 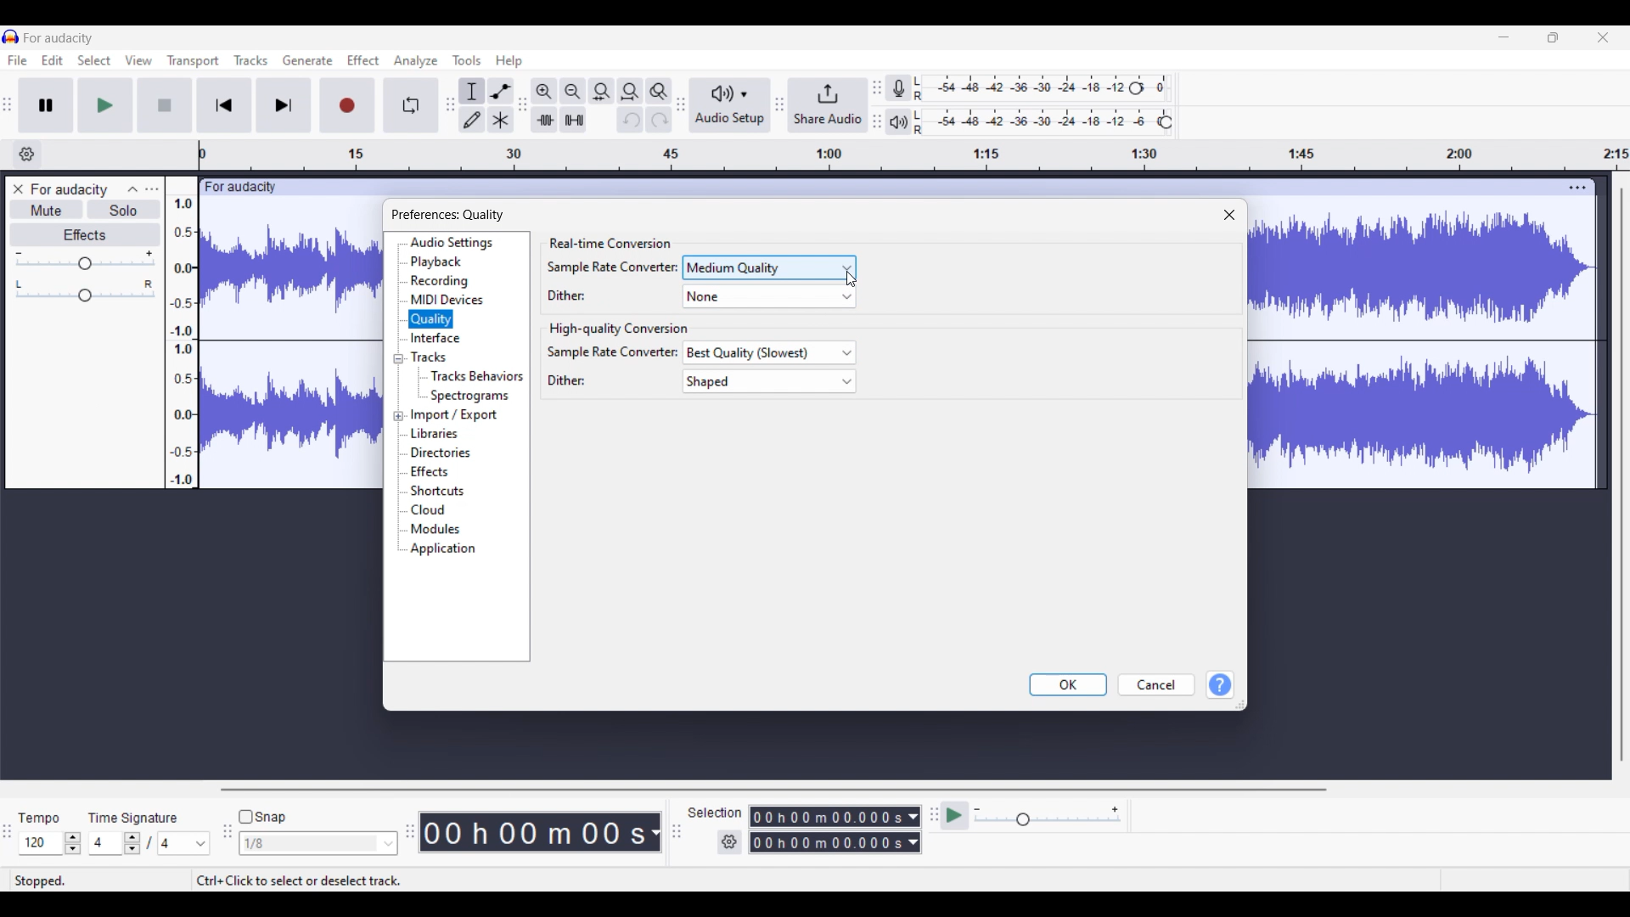 What do you see at coordinates (954, 815) in the screenshot?
I see `Play at speed/Play at speed once` at bounding box center [954, 815].